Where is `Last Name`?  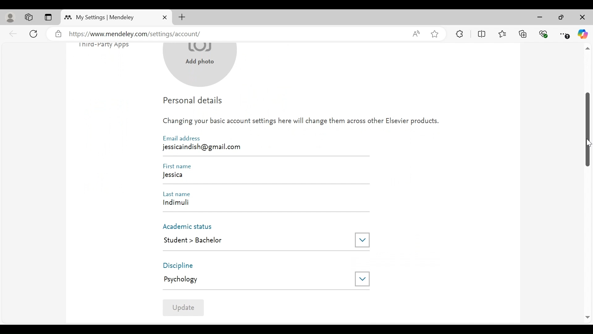
Last Name is located at coordinates (179, 193).